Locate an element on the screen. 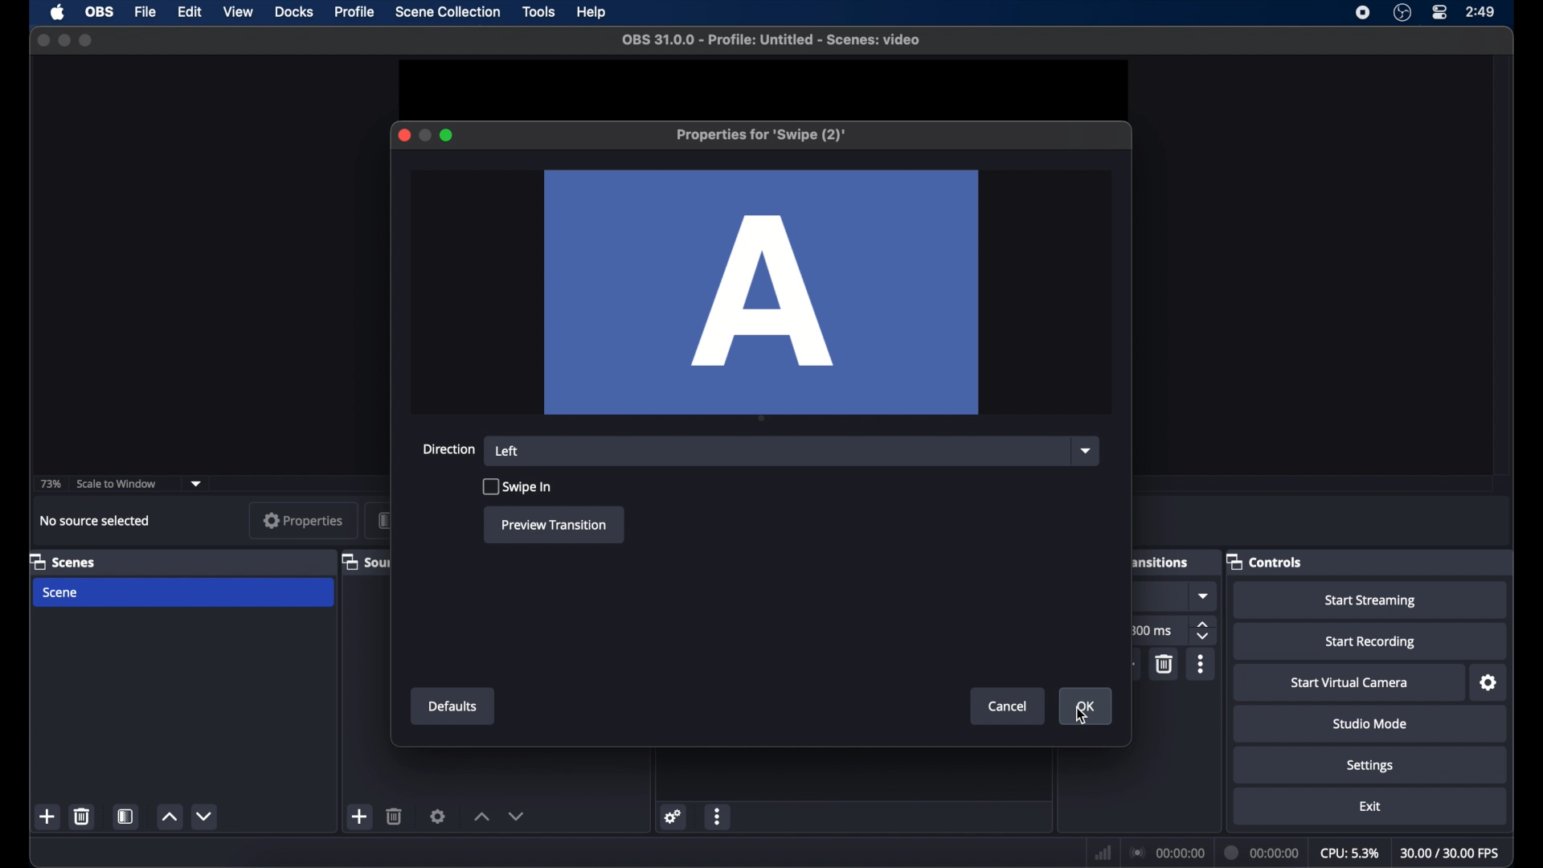  delete is located at coordinates (395, 816).